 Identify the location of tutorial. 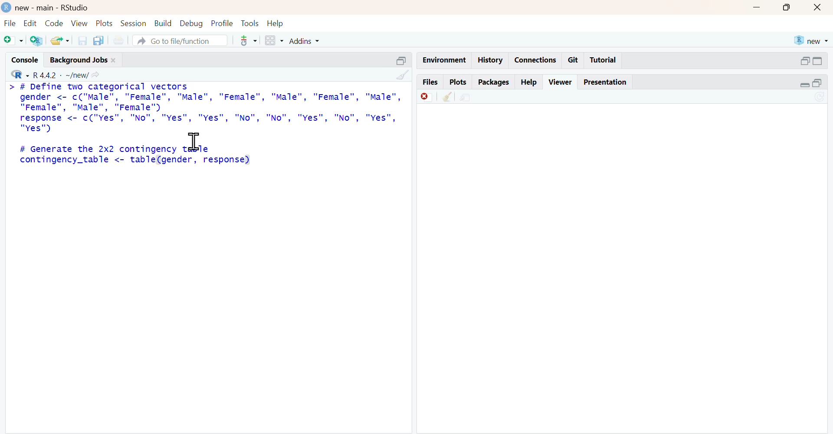
(603, 60).